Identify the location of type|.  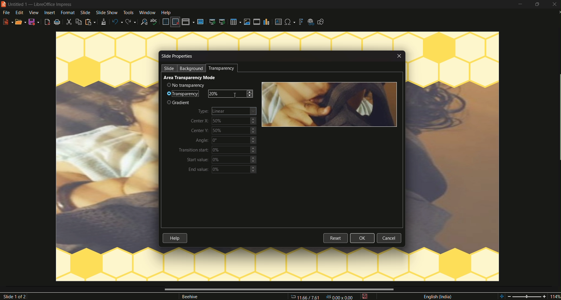
(204, 111).